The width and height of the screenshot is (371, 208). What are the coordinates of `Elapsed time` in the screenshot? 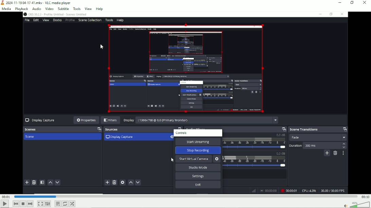 It's located at (6, 197).